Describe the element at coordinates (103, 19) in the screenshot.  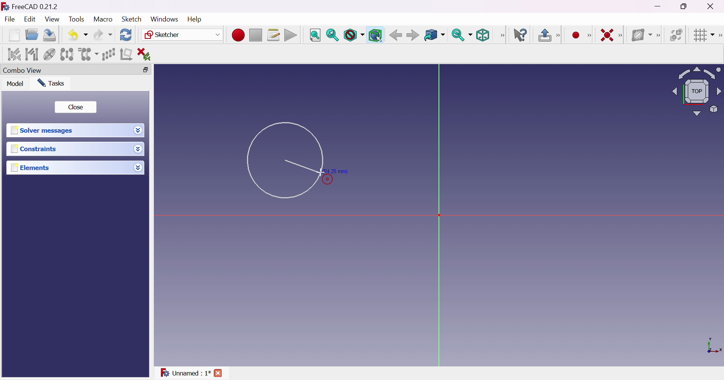
I see `Macro` at that location.